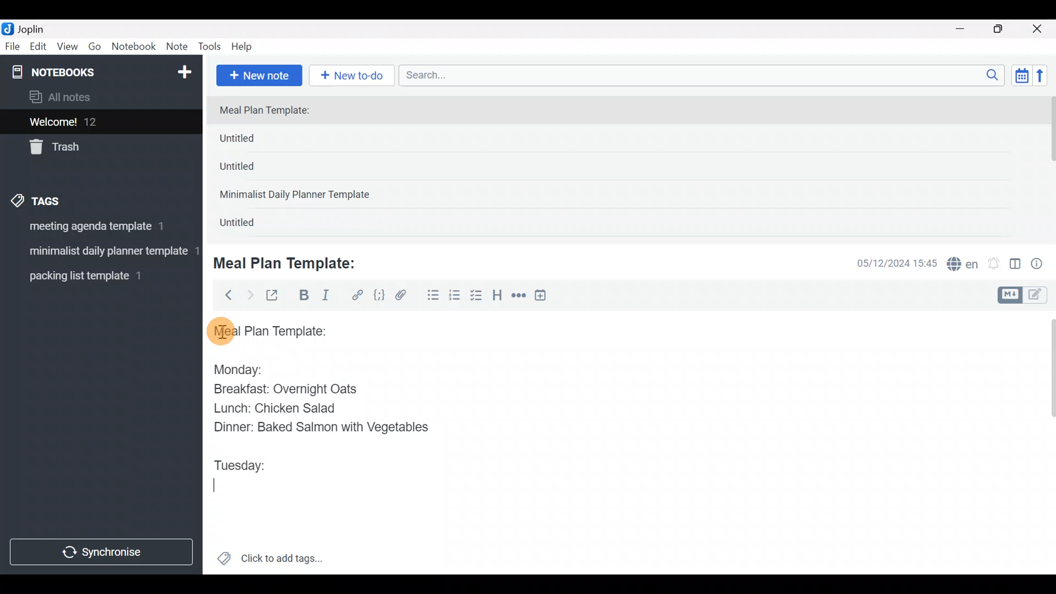 This screenshot has width=1056, height=594. I want to click on New, so click(184, 70).